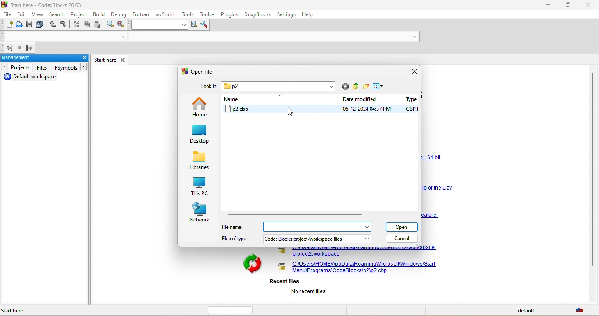 Image resolution: width=599 pixels, height=316 pixels. What do you see at coordinates (36, 58) in the screenshot?
I see `management` at bounding box center [36, 58].